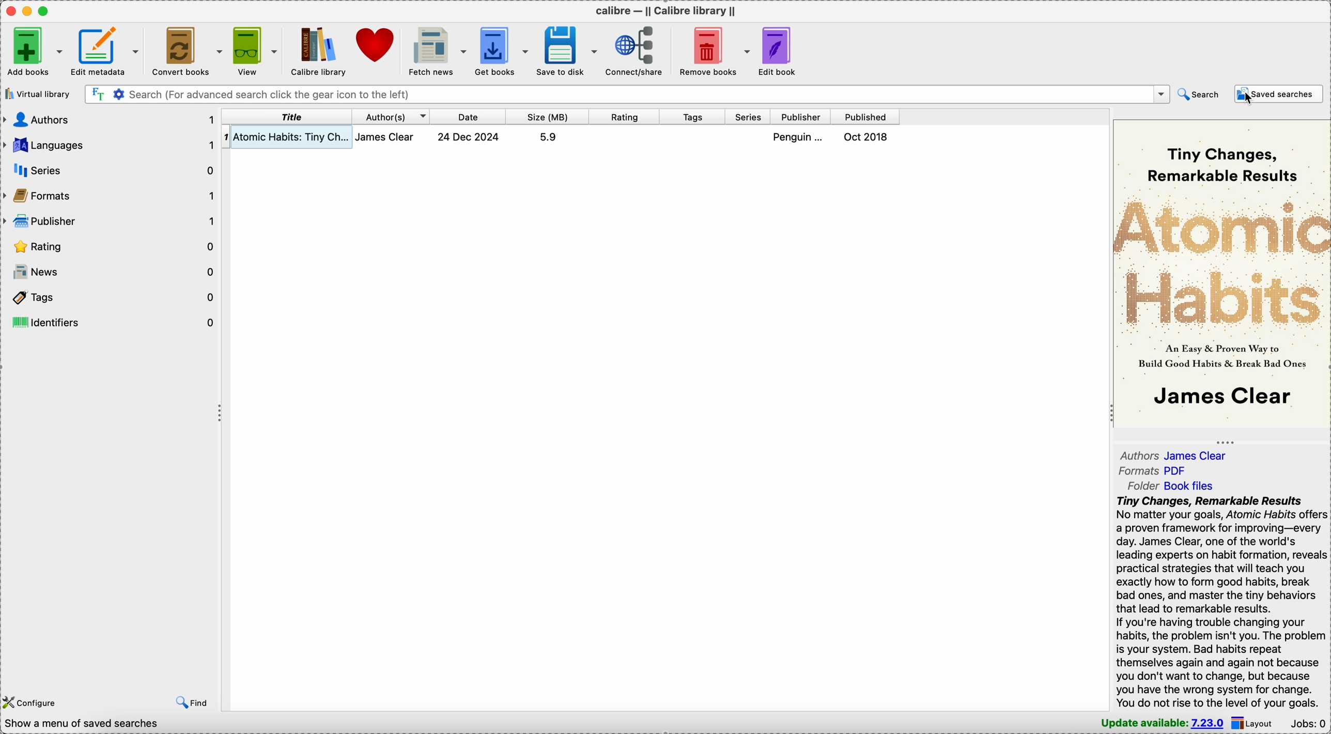 This screenshot has width=1331, height=734. Describe the element at coordinates (112, 322) in the screenshot. I see `identifiers` at that location.